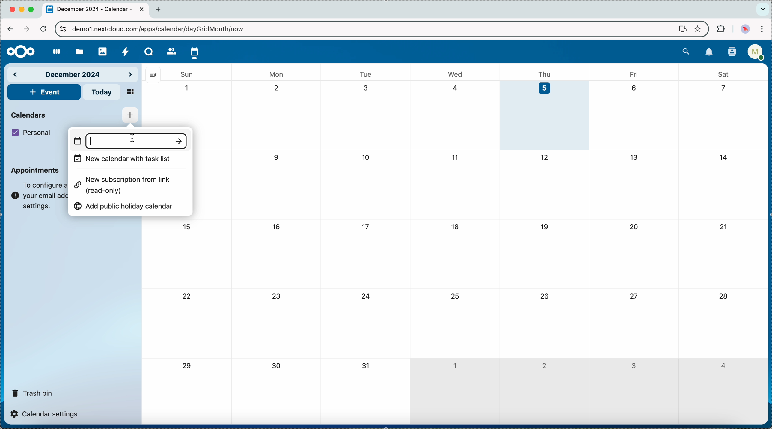 The image size is (772, 429). I want to click on new calendar with task list, so click(123, 159).